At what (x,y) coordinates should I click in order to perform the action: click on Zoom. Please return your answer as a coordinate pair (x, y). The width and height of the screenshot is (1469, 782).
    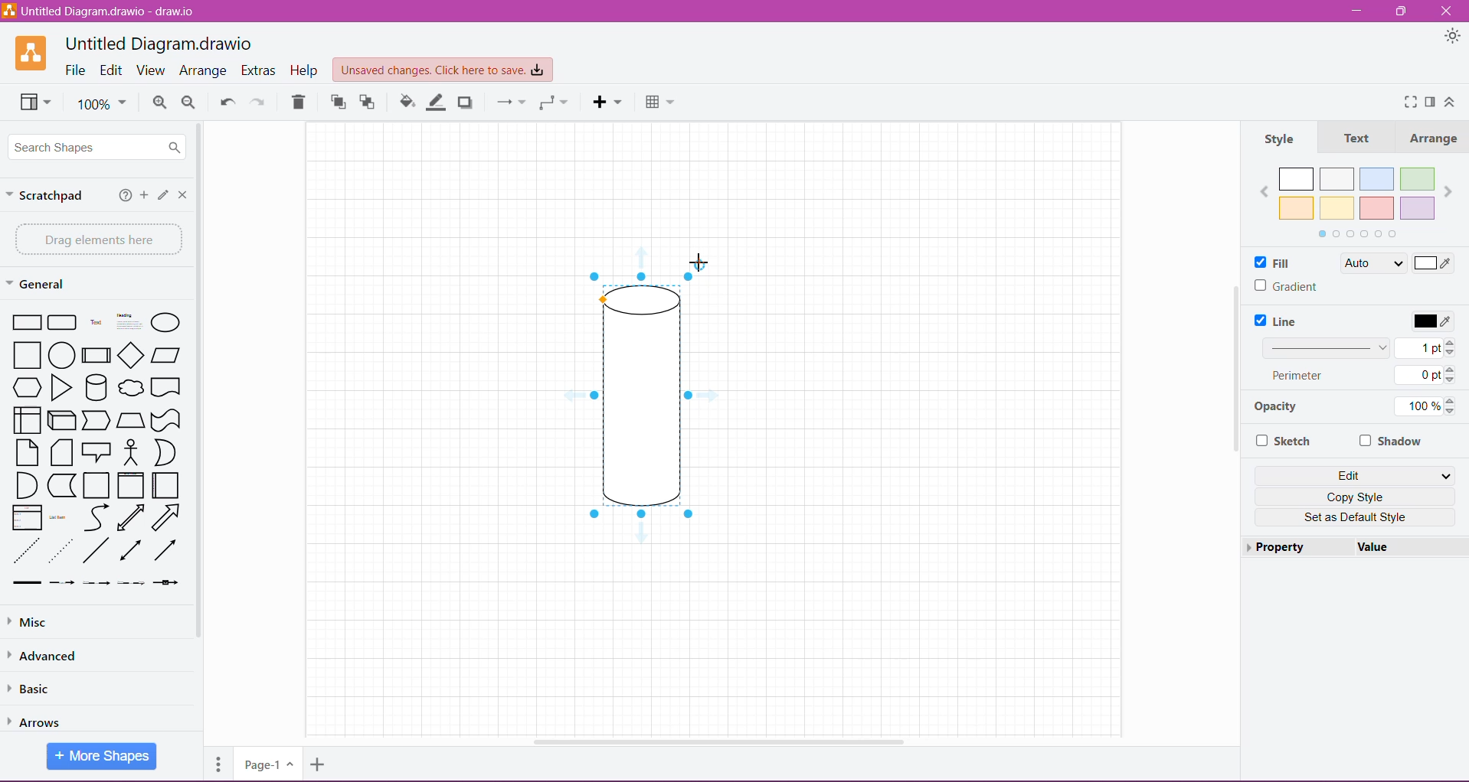
    Looking at the image, I should click on (103, 106).